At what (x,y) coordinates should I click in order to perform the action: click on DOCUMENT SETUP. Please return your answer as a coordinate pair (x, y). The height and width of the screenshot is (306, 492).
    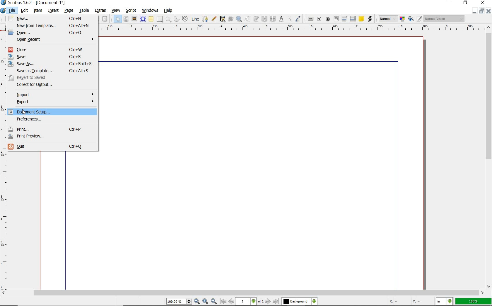
    Looking at the image, I should click on (52, 111).